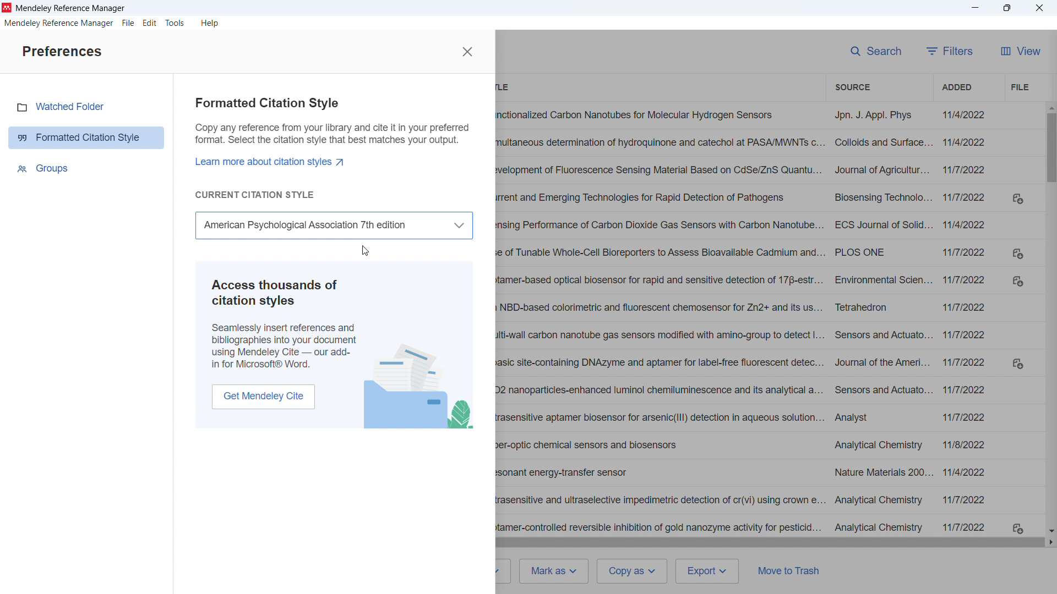 The image size is (1057, 594). What do you see at coordinates (556, 571) in the screenshot?
I see `Mark as ` at bounding box center [556, 571].